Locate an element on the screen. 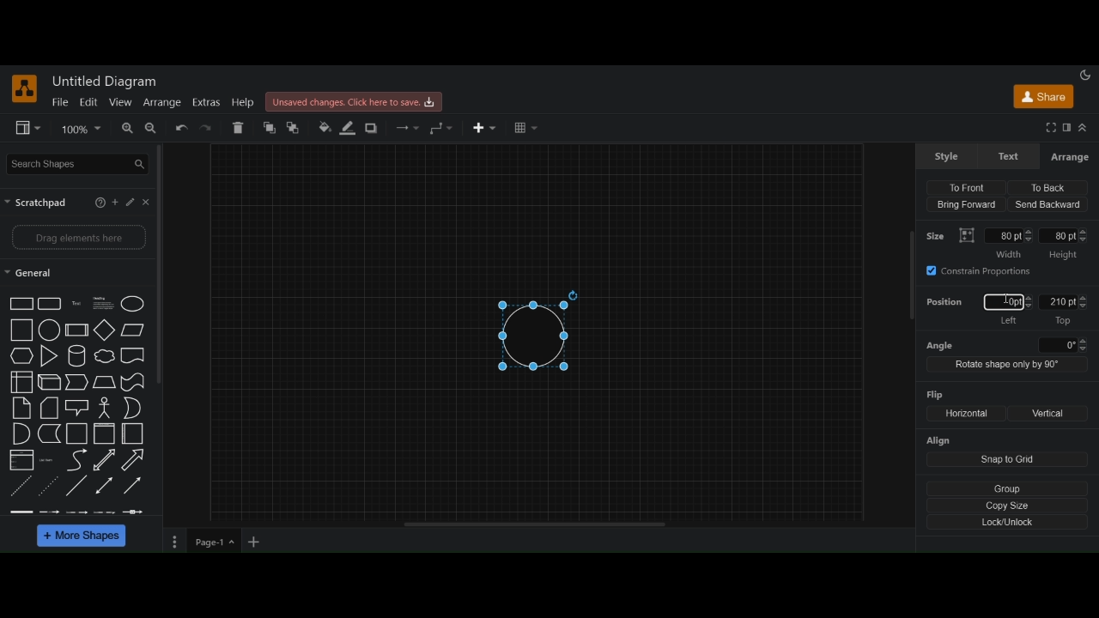 This screenshot has width=1099, height=618. redo is located at coordinates (209, 129).